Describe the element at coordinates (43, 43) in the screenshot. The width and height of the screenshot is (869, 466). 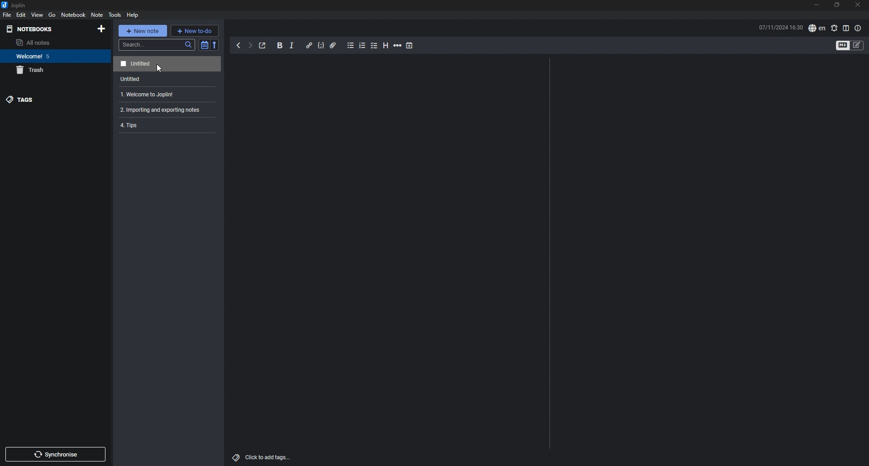
I see `all notes` at that location.